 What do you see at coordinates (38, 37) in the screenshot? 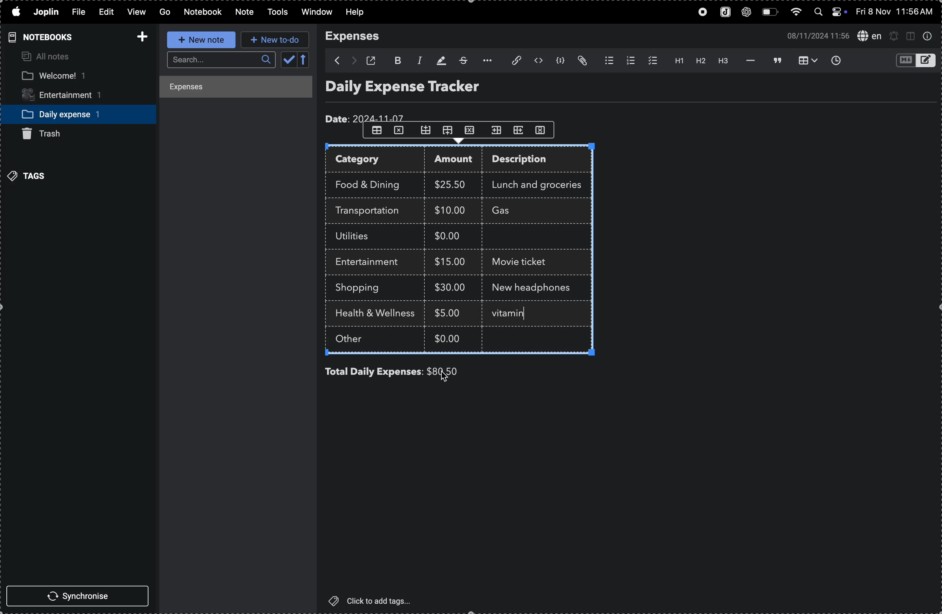
I see `notebooks` at bounding box center [38, 37].